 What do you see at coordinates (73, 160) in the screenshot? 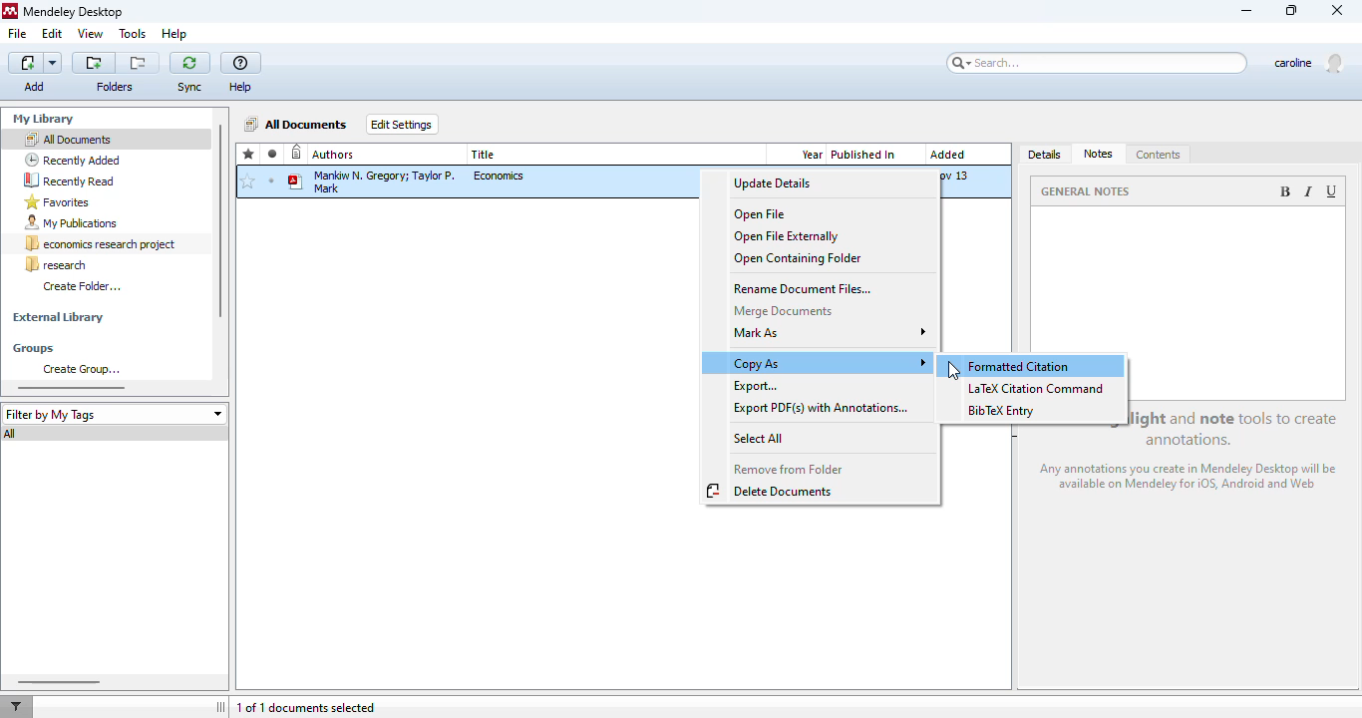
I see `recently added` at bounding box center [73, 160].